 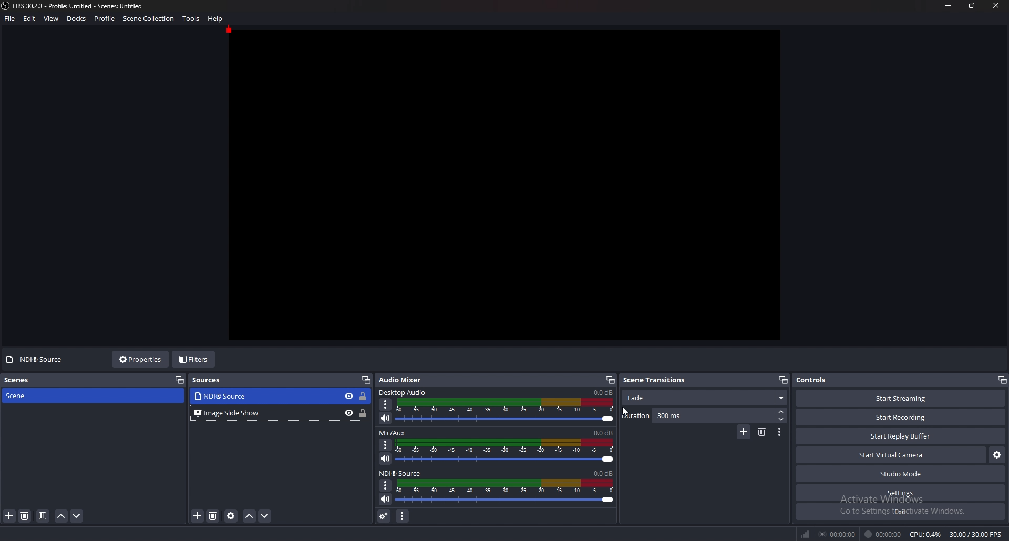 I want to click on audio mixer, so click(x=406, y=380).